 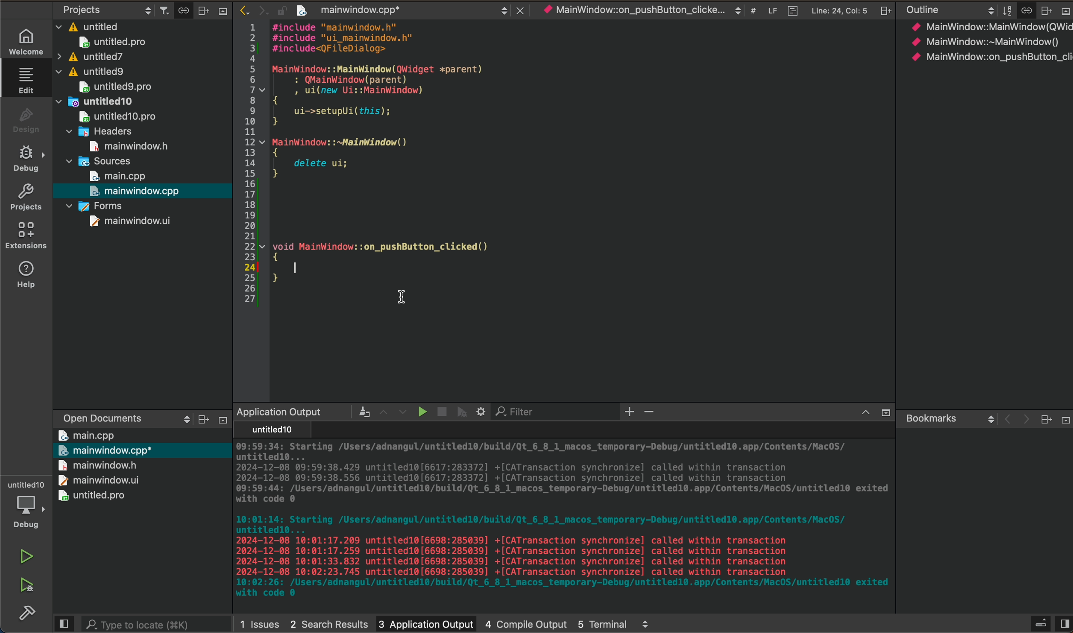 What do you see at coordinates (1064, 11) in the screenshot?
I see `` at bounding box center [1064, 11].